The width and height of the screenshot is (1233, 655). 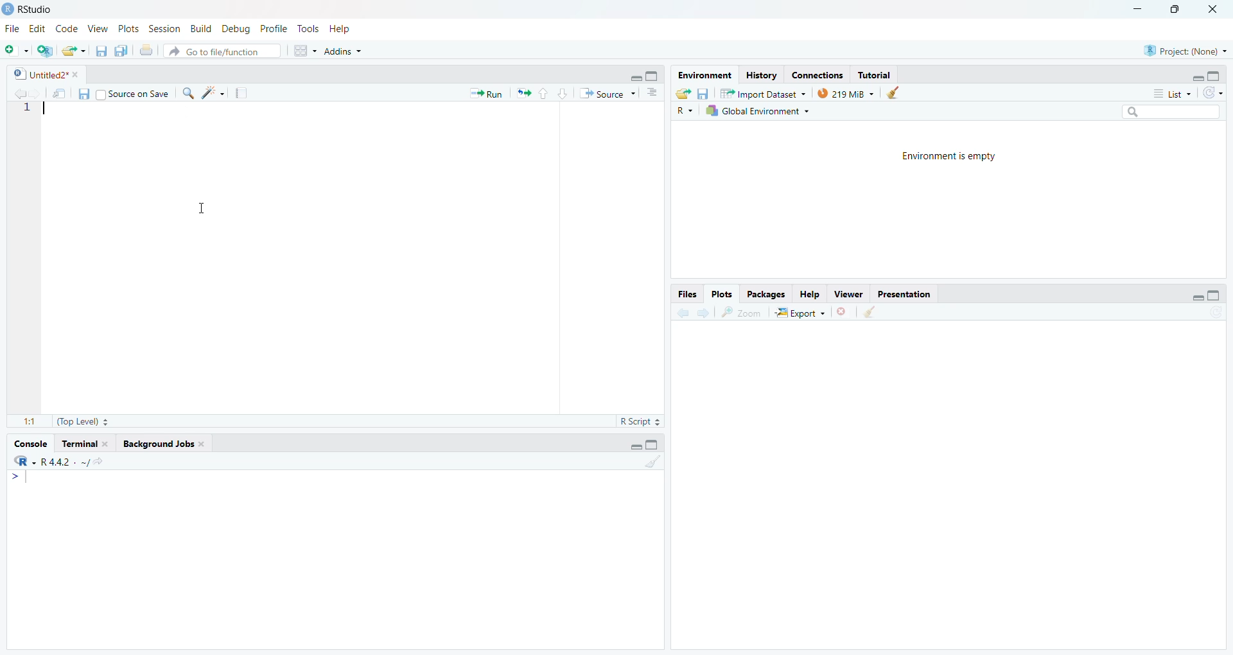 I want to click on Code, so click(x=67, y=29).